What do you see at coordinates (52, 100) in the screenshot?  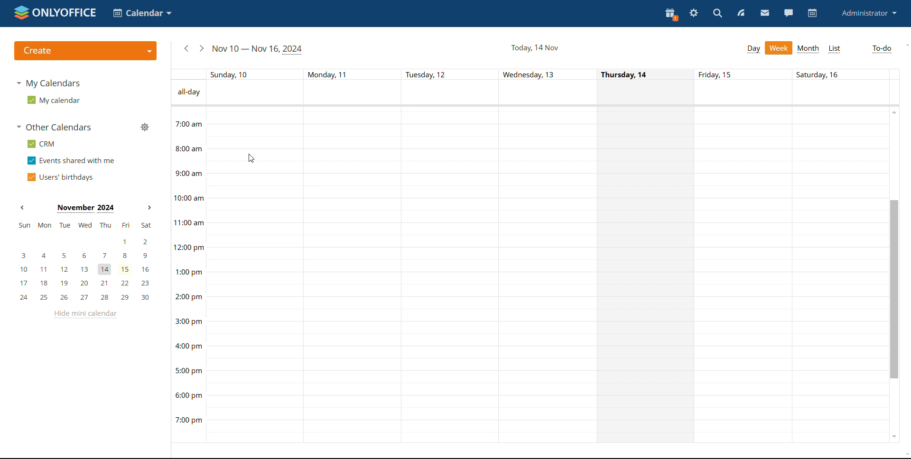 I see `my calendar` at bounding box center [52, 100].